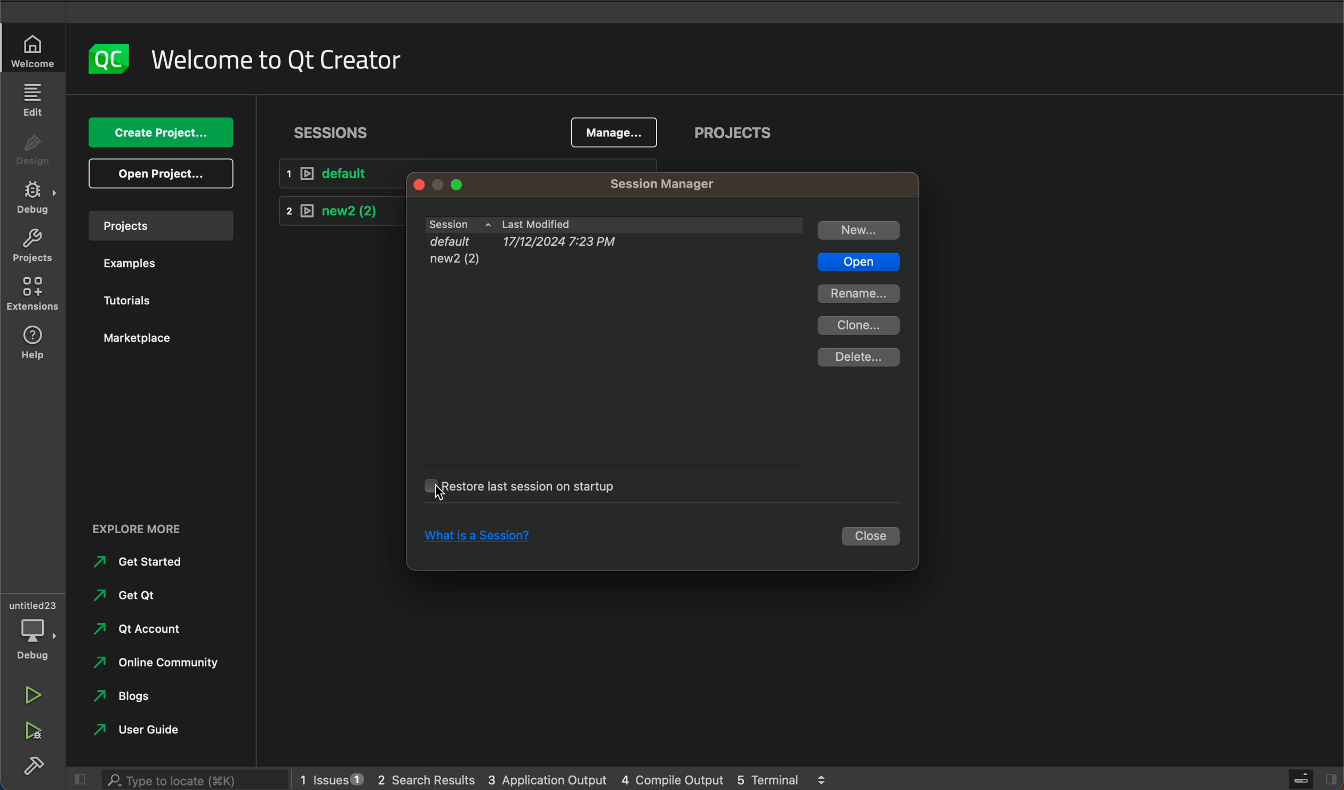  What do you see at coordinates (278, 59) in the screenshot?
I see `welcome` at bounding box center [278, 59].